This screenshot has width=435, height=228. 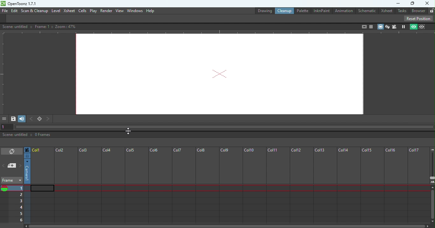 I want to click on Canvas details, so click(x=40, y=26).